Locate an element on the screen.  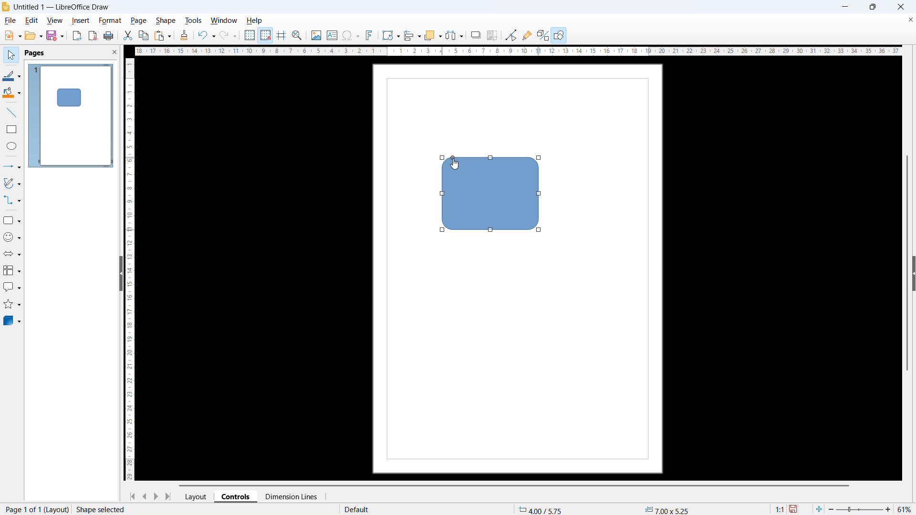
Controls  is located at coordinates (237, 496).